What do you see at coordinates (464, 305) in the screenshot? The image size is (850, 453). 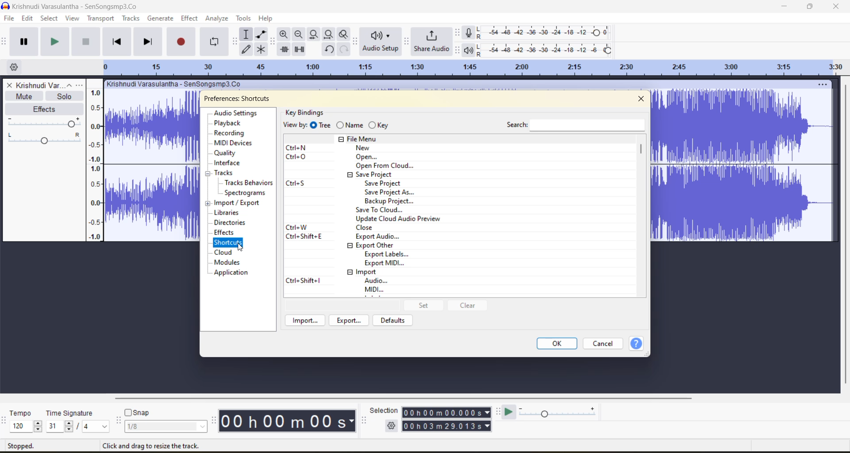 I see `clear` at bounding box center [464, 305].